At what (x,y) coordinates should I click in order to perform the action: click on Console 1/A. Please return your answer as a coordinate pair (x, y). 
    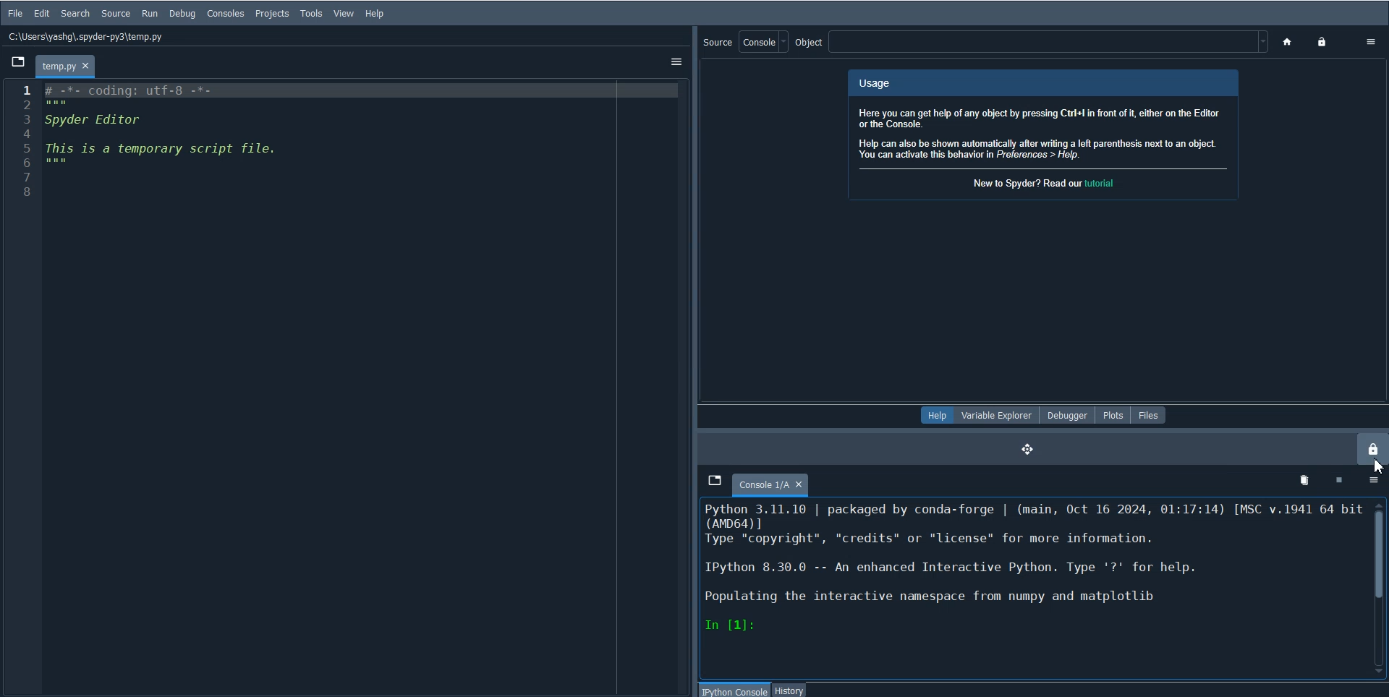
    Looking at the image, I should click on (771, 484).